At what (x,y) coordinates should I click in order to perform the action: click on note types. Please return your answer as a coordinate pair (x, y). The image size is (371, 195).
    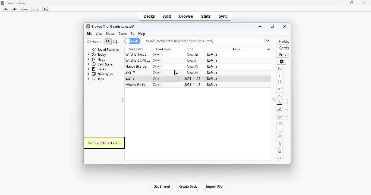
    Looking at the image, I should click on (101, 74).